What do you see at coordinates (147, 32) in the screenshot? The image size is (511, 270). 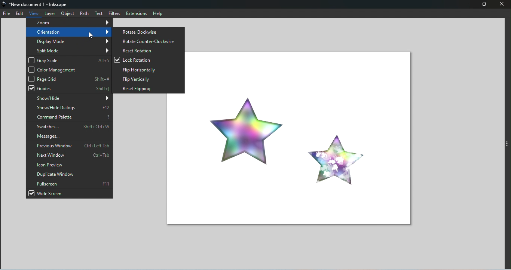 I see `Rotate clockwise` at bounding box center [147, 32].